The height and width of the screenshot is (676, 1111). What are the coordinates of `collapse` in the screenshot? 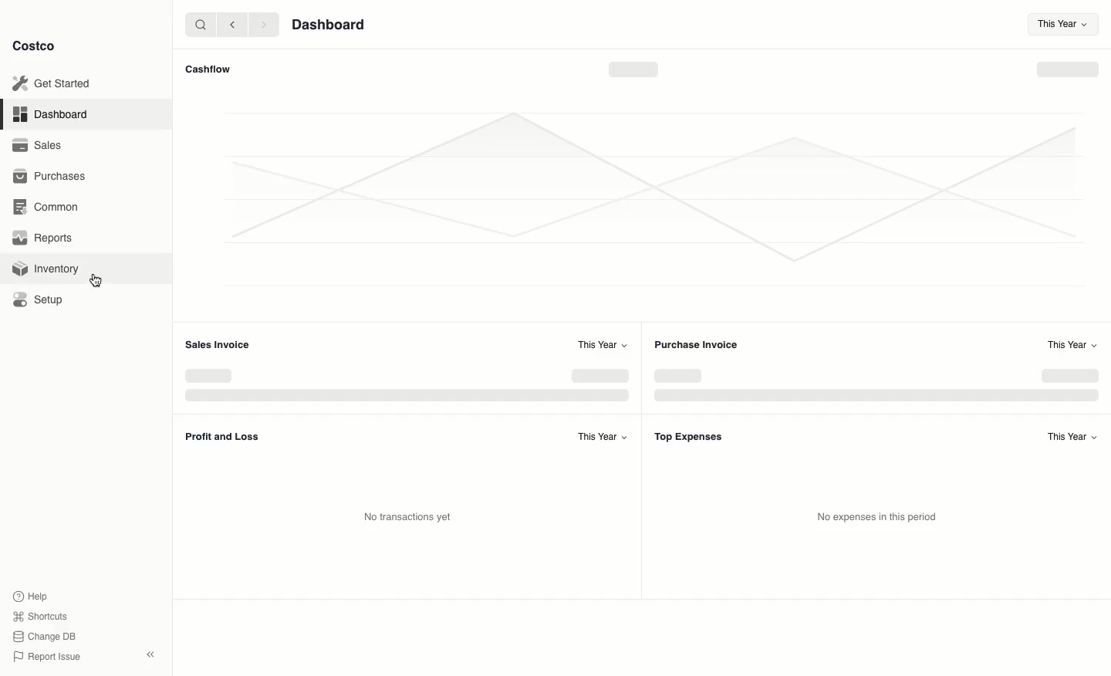 It's located at (150, 654).